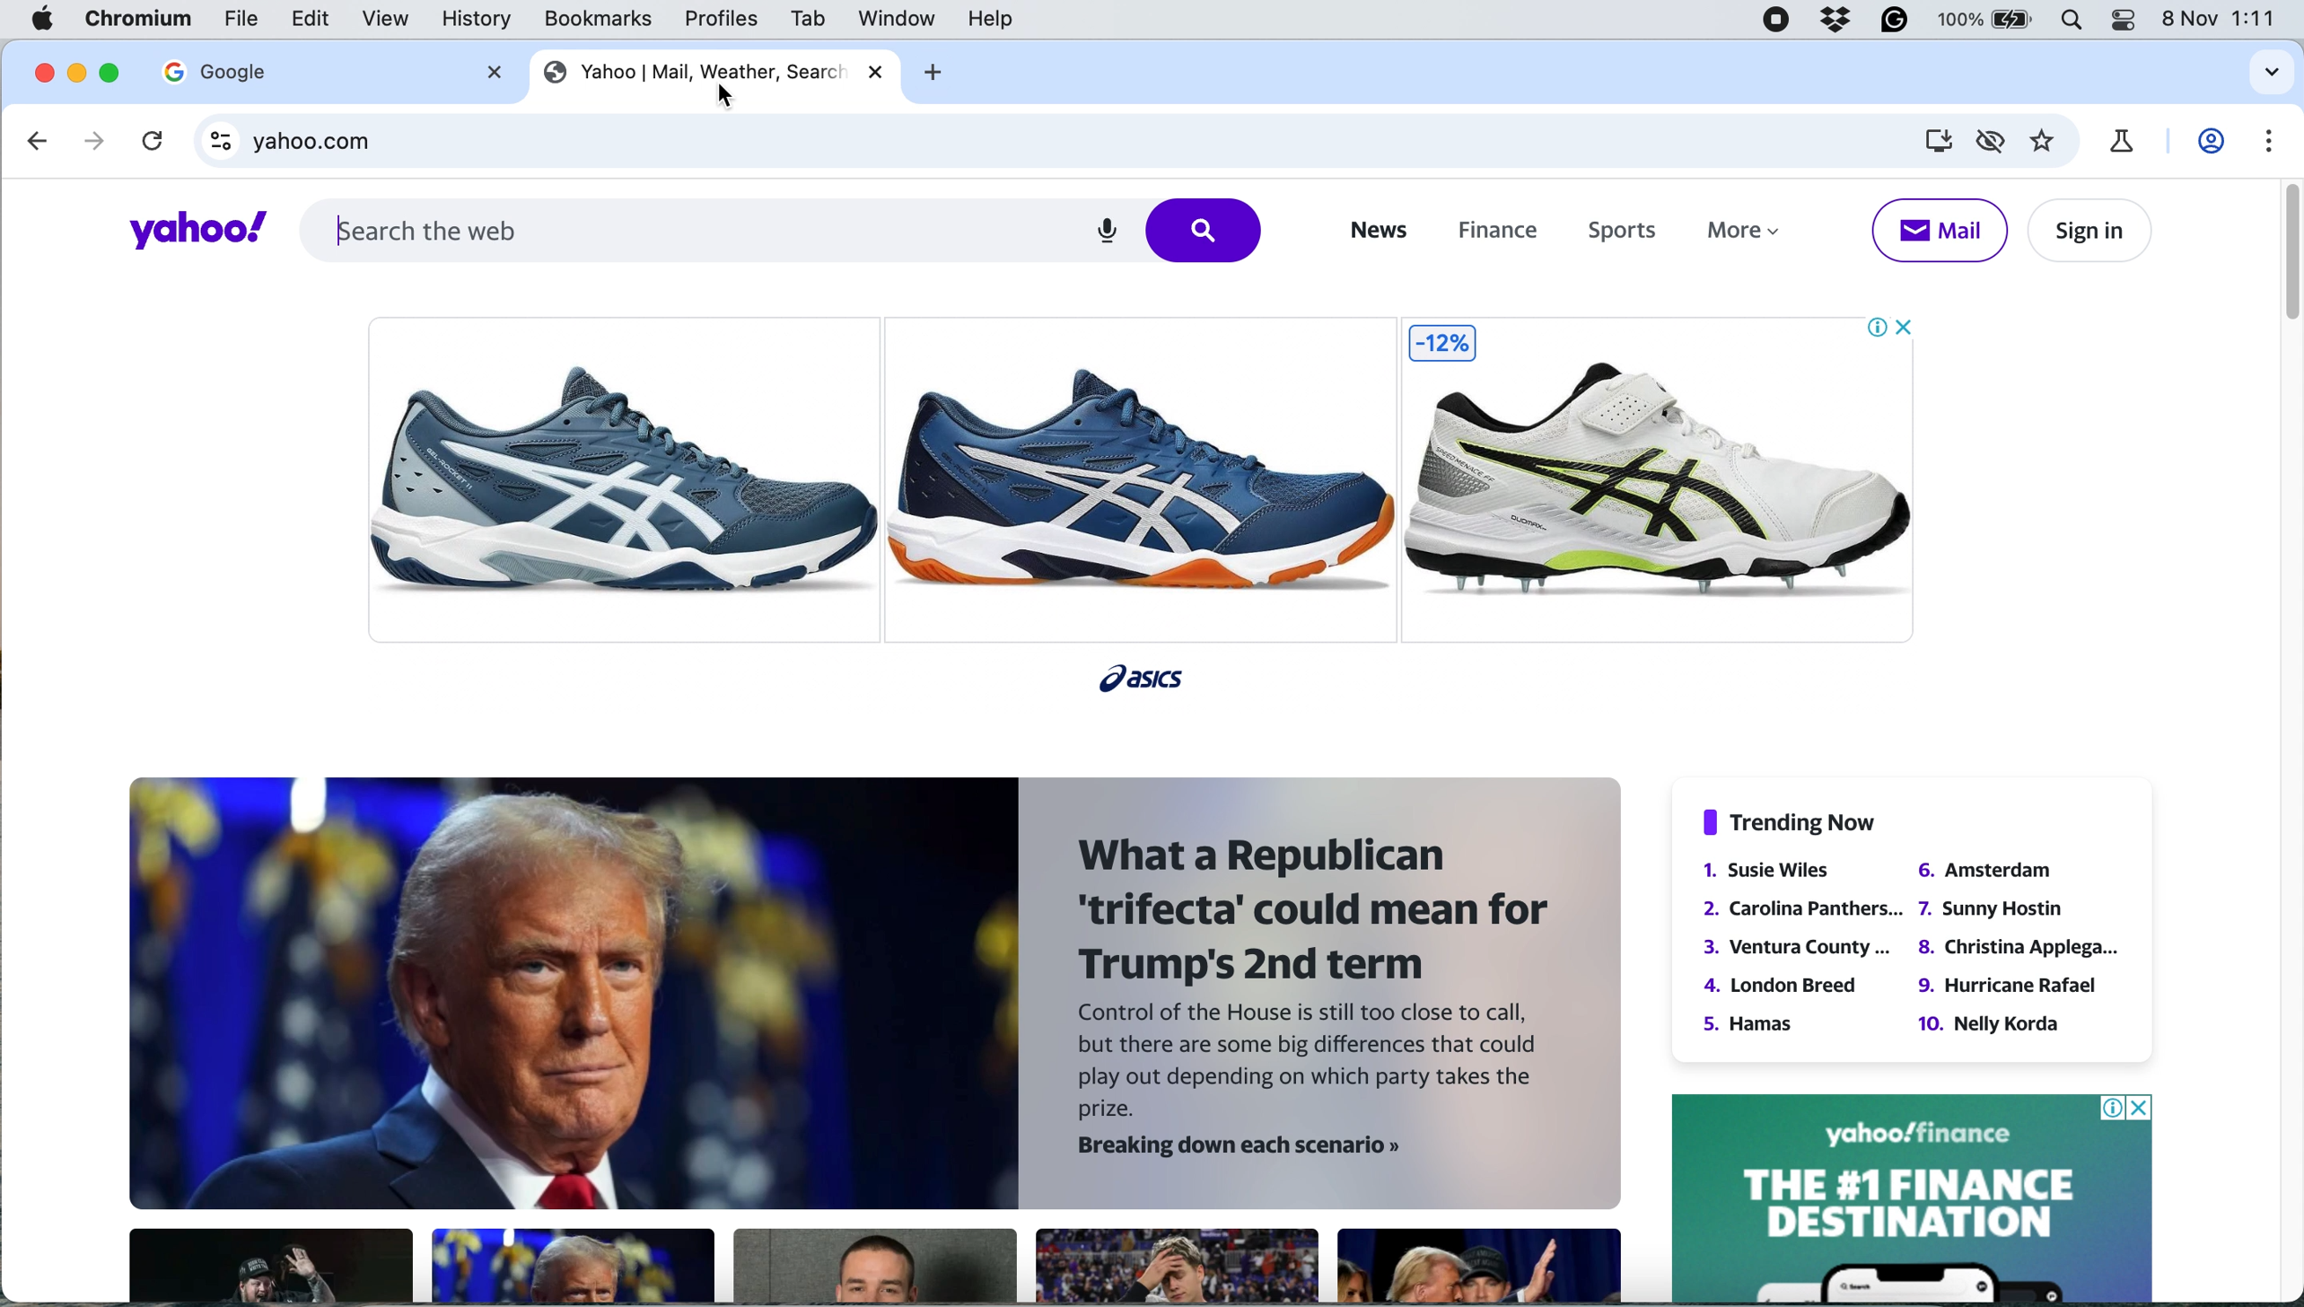 This screenshot has height=1307, width=2304. Describe the element at coordinates (149, 145) in the screenshot. I see `refresh` at that location.